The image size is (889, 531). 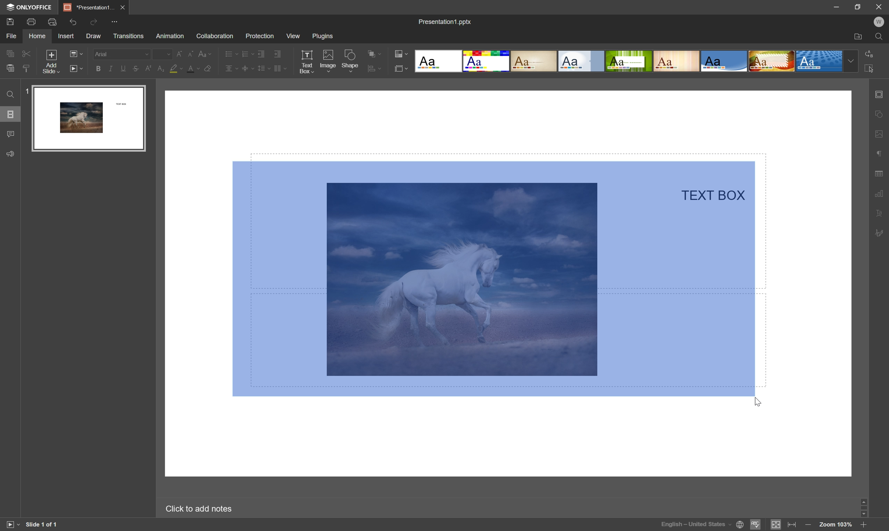 I want to click on shape settings, so click(x=880, y=114).